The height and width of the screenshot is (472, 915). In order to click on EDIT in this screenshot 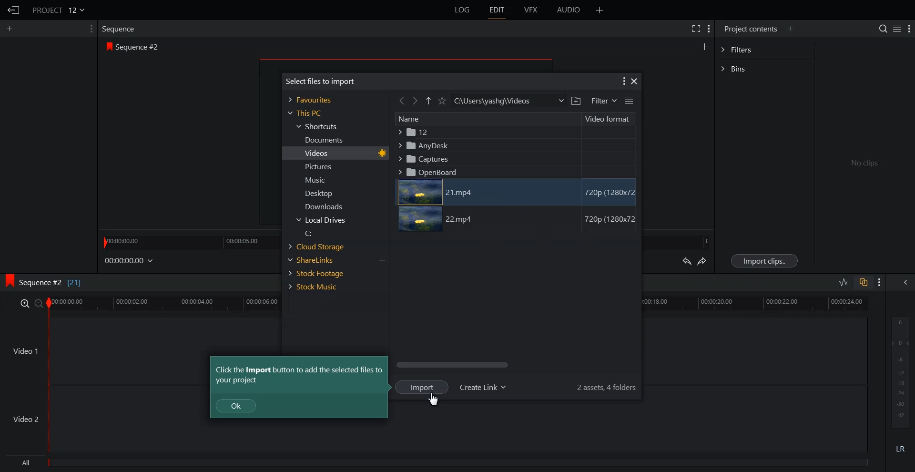, I will do `click(498, 10)`.